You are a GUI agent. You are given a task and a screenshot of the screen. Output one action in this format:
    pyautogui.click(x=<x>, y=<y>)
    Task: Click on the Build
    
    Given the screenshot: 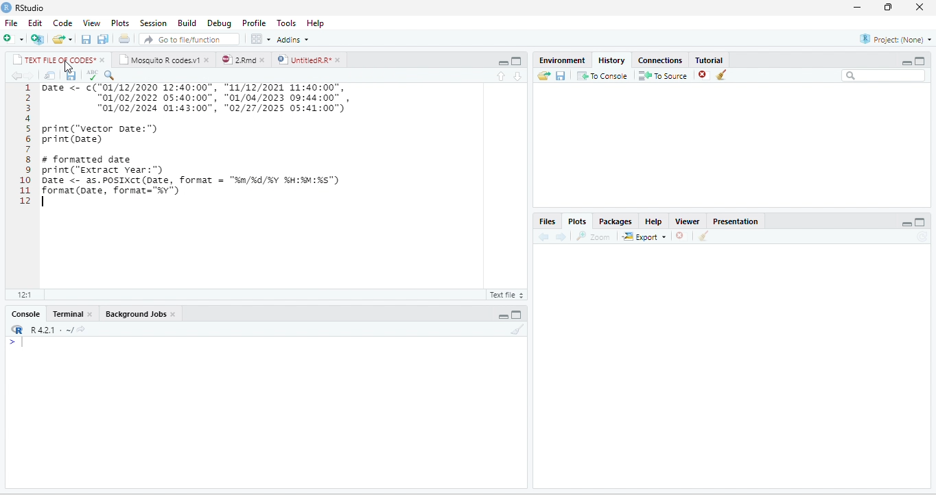 What is the action you would take?
    pyautogui.click(x=187, y=23)
    